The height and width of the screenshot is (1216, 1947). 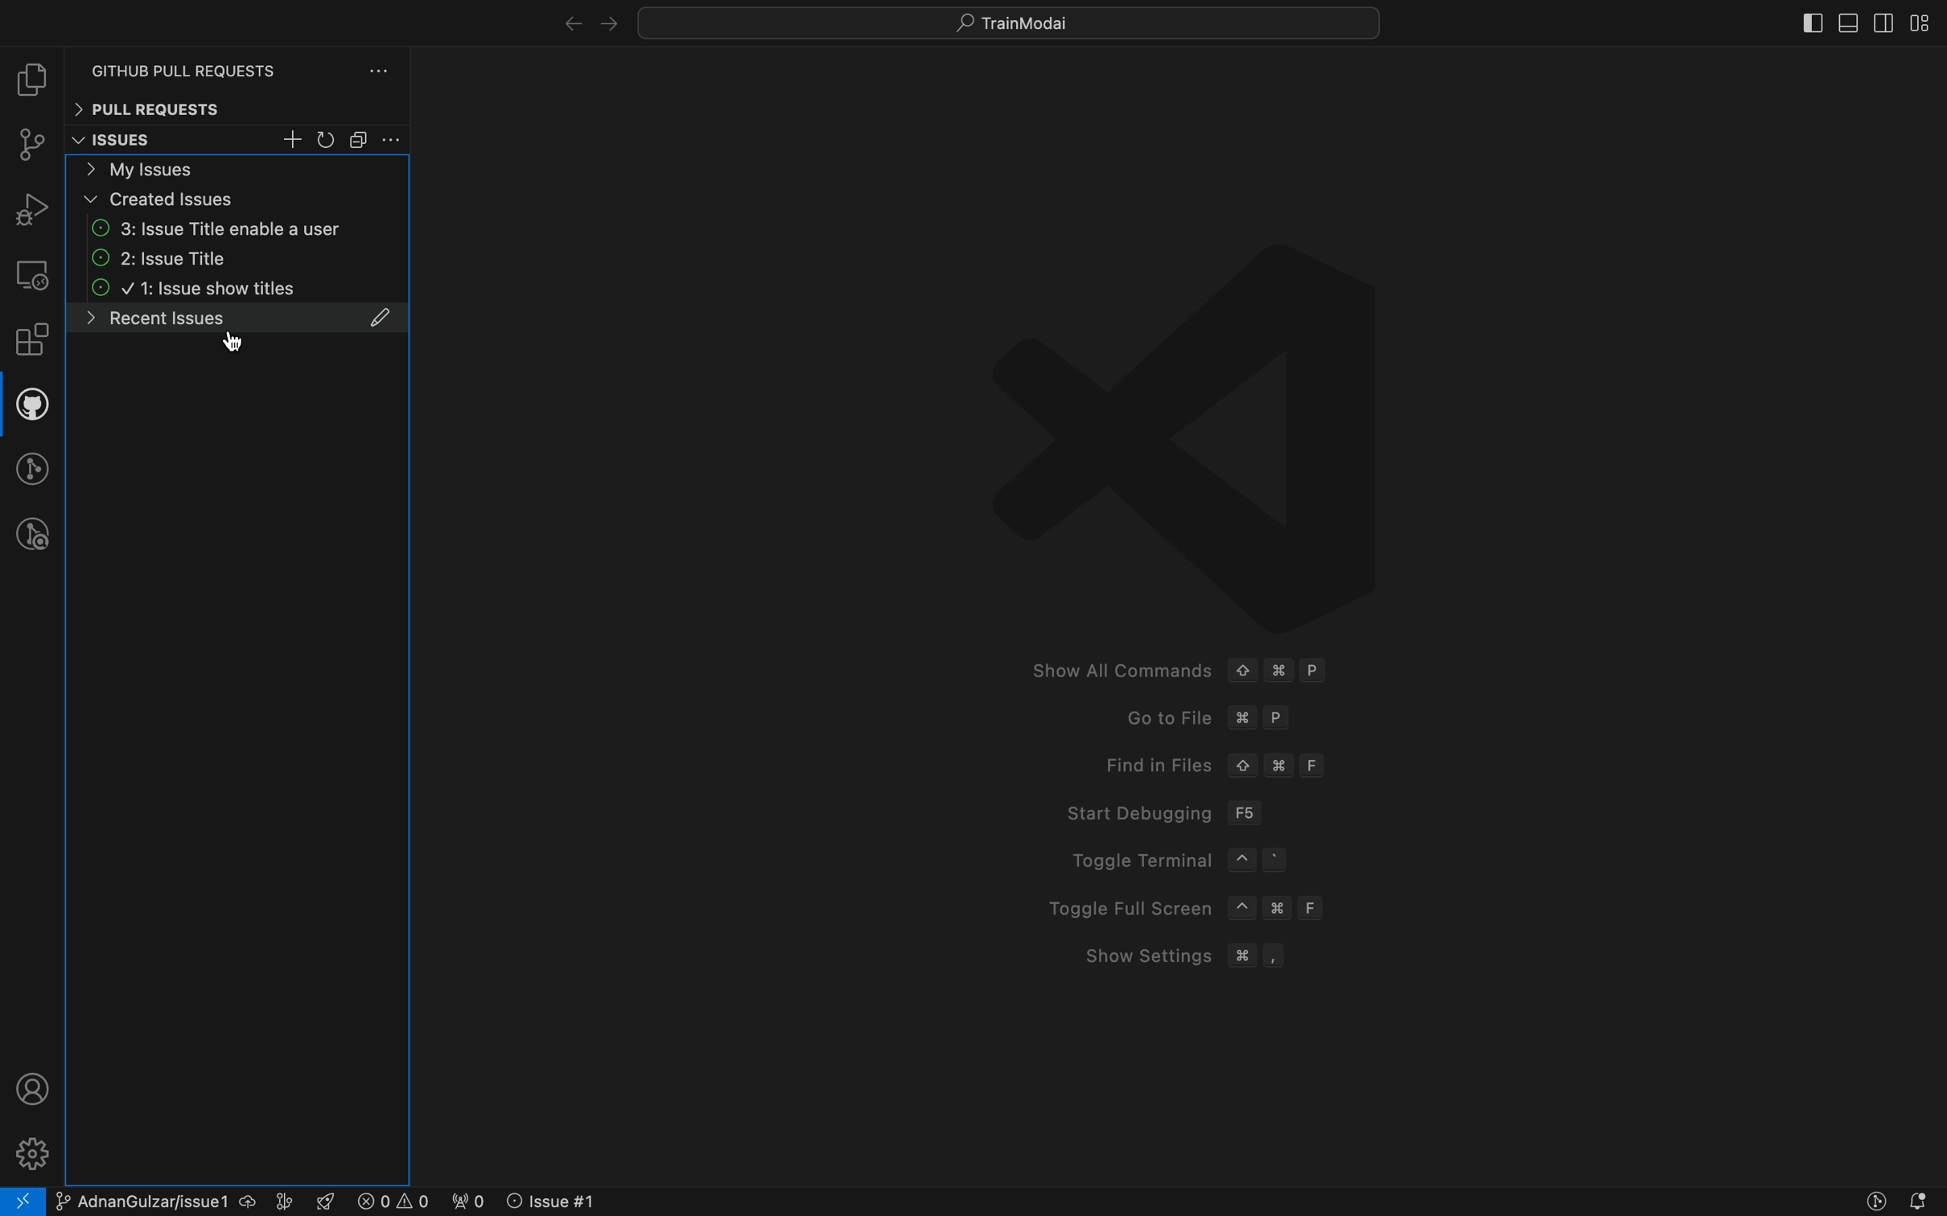 I want to click on issues list, so click(x=240, y=259).